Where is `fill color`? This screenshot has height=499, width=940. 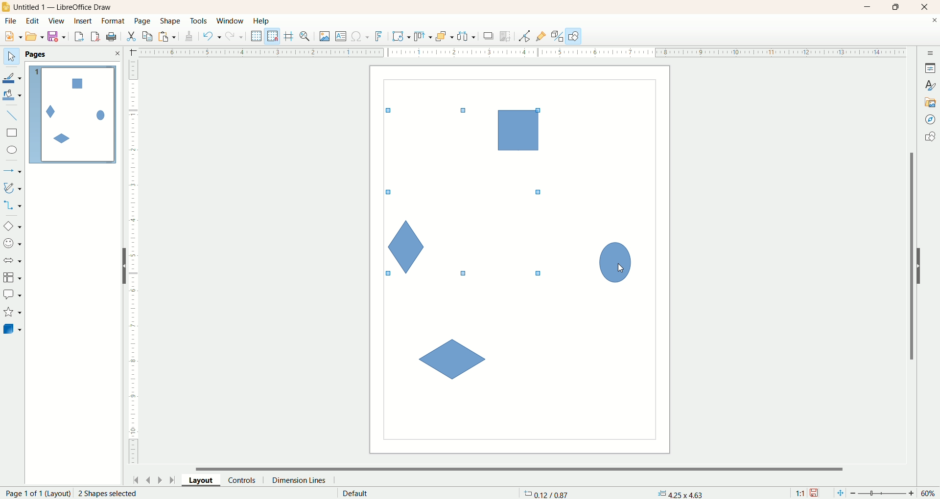 fill color is located at coordinates (13, 95).